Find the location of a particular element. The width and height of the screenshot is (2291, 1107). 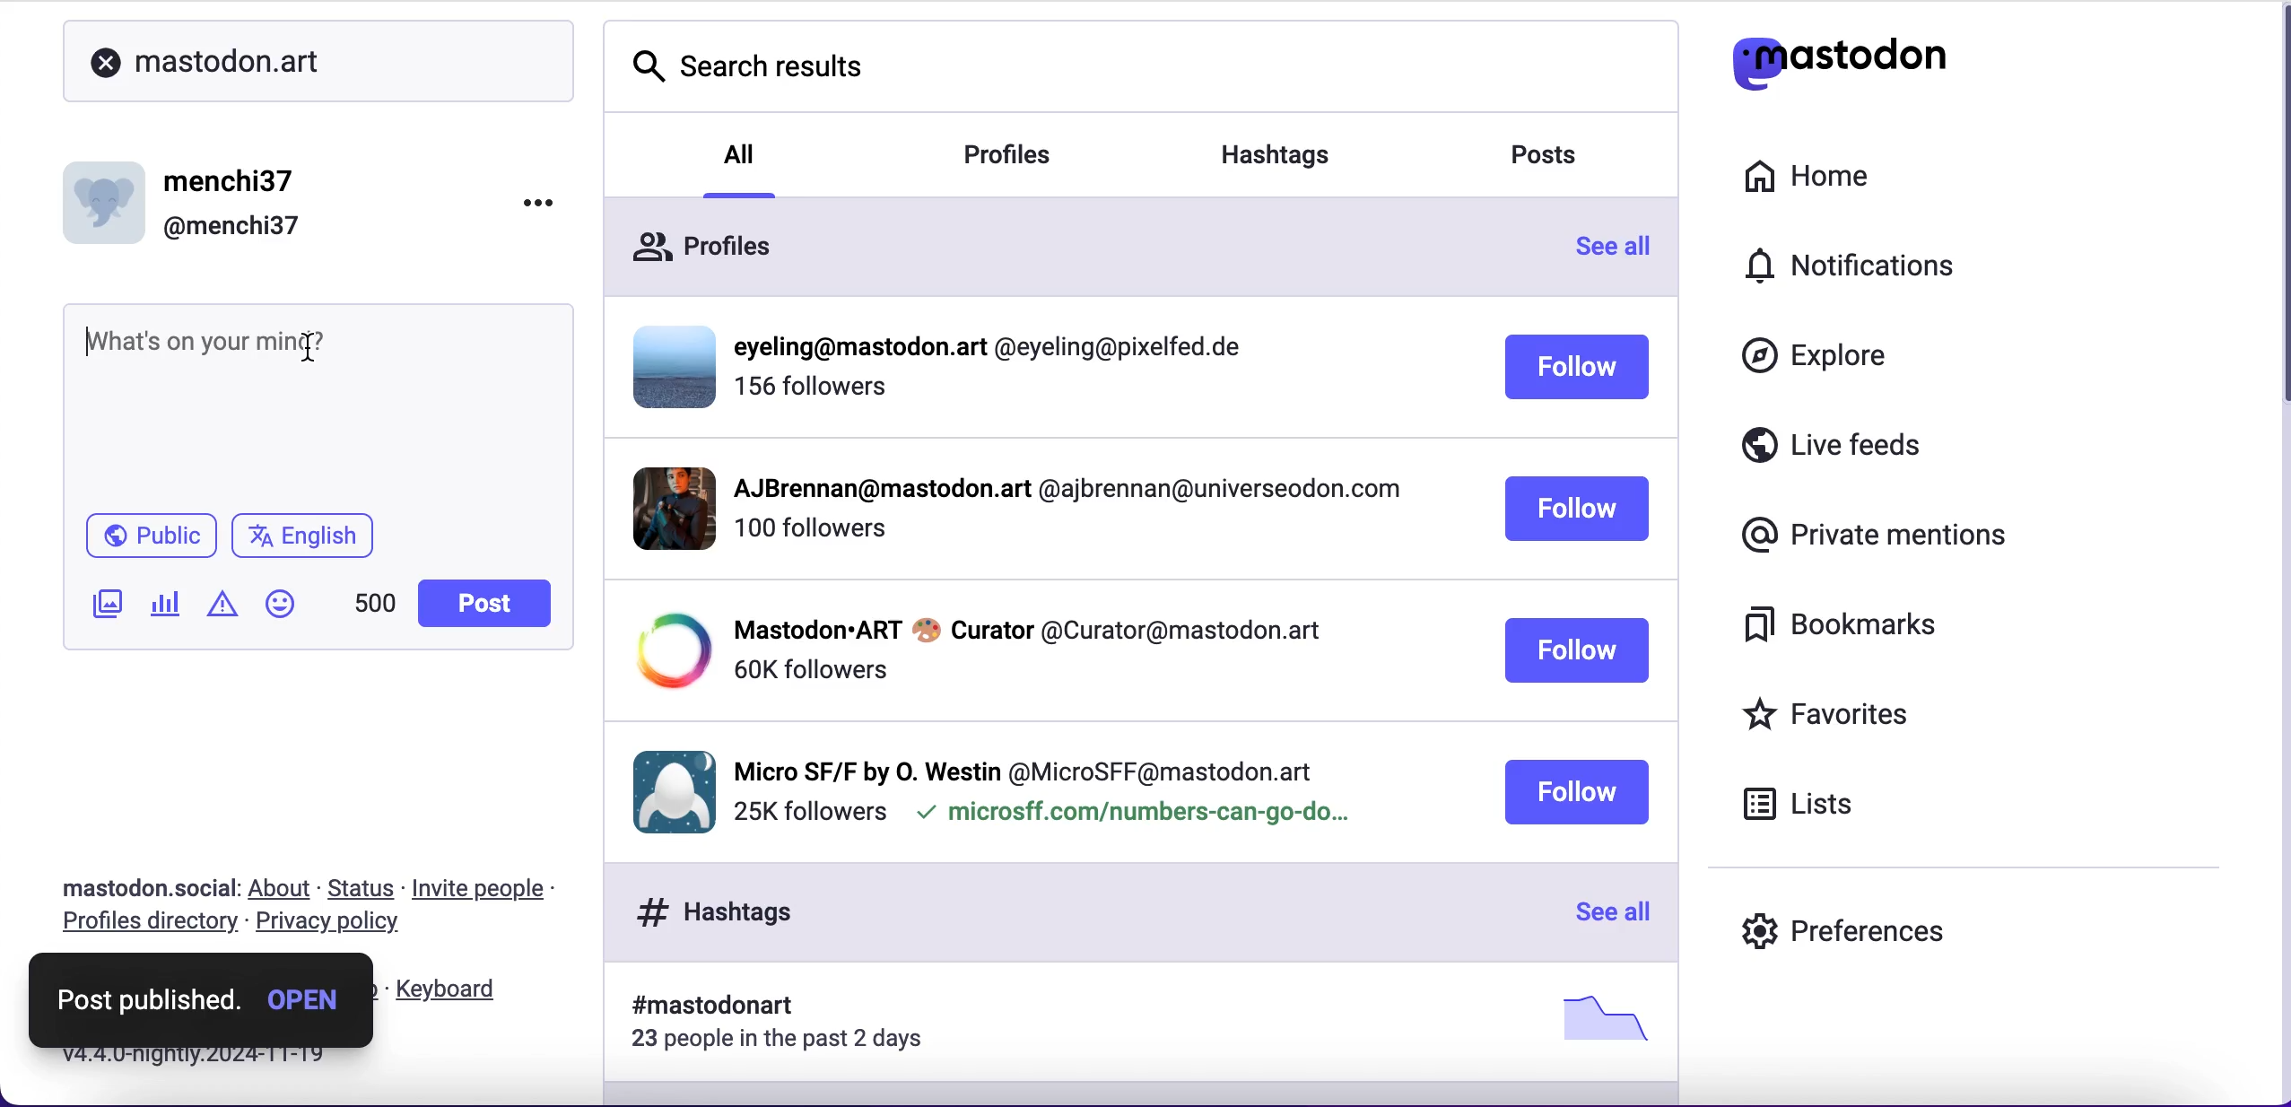

menchi37 is located at coordinates (232, 182).